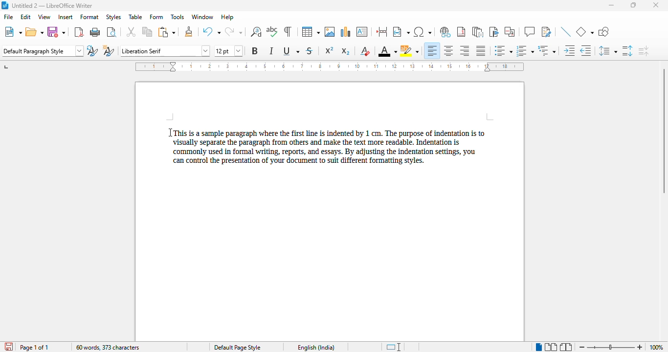 This screenshot has width=668, height=352. Describe the element at coordinates (288, 32) in the screenshot. I see `toggle formatting marks` at that location.